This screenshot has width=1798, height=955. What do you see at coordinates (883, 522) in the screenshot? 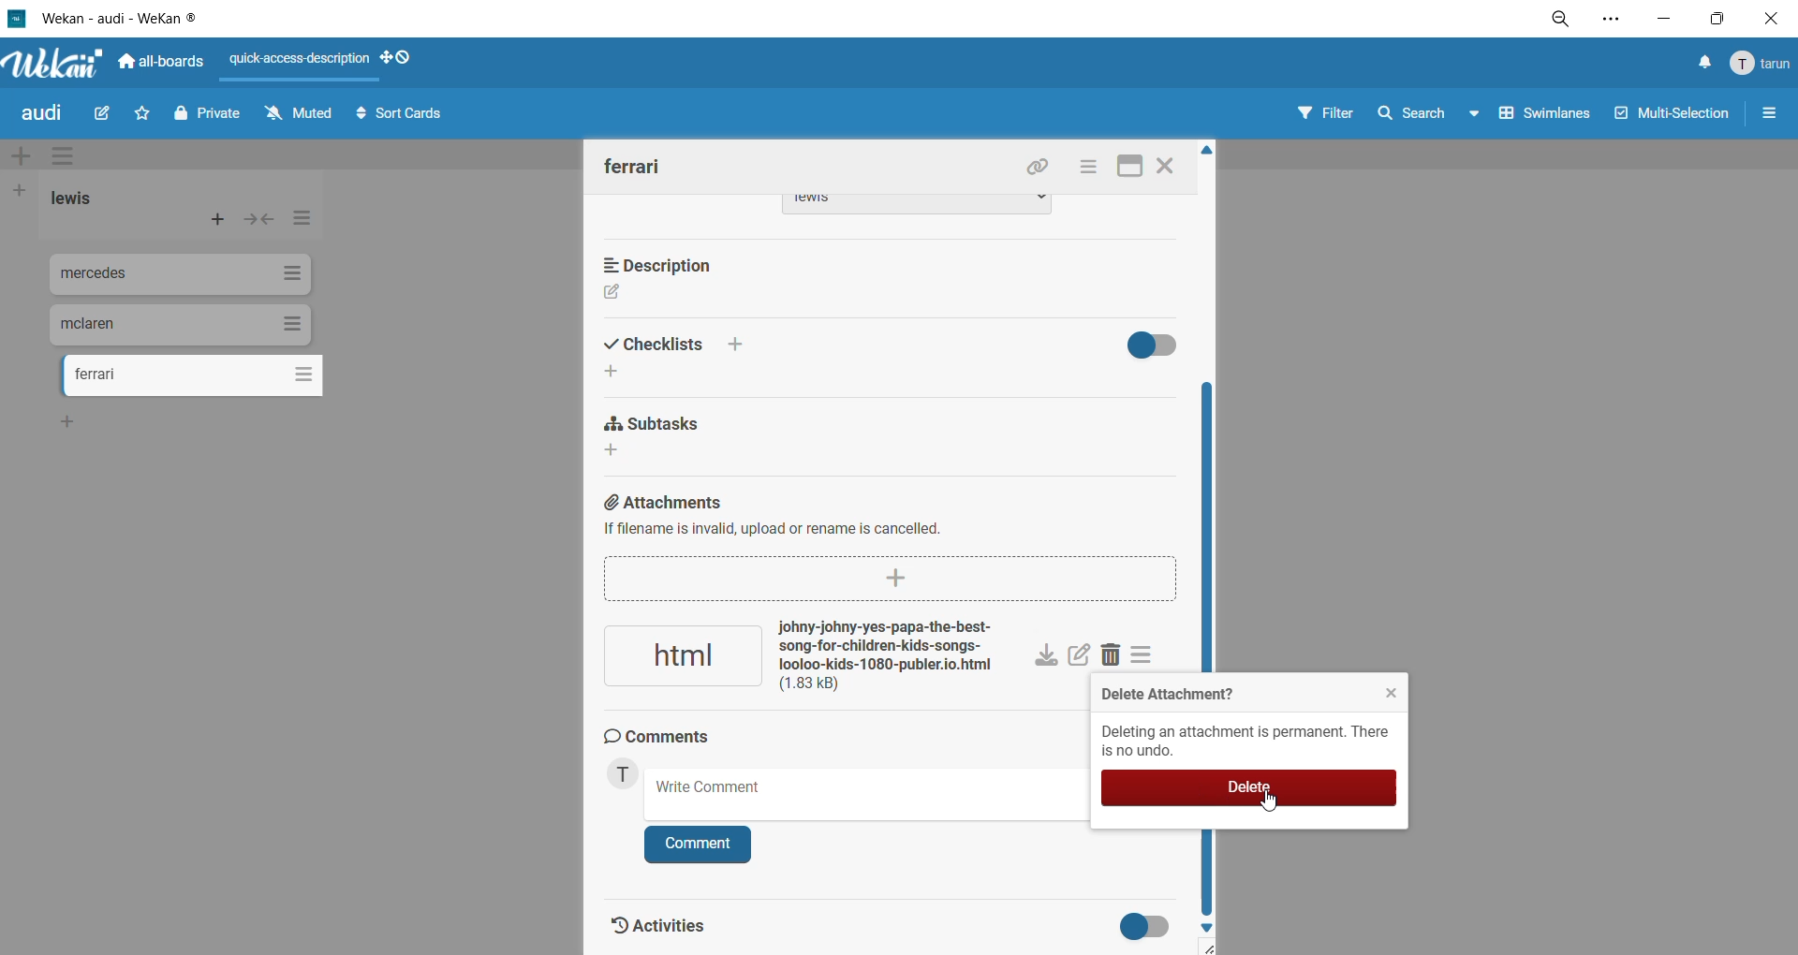
I see `attachments` at bounding box center [883, 522].